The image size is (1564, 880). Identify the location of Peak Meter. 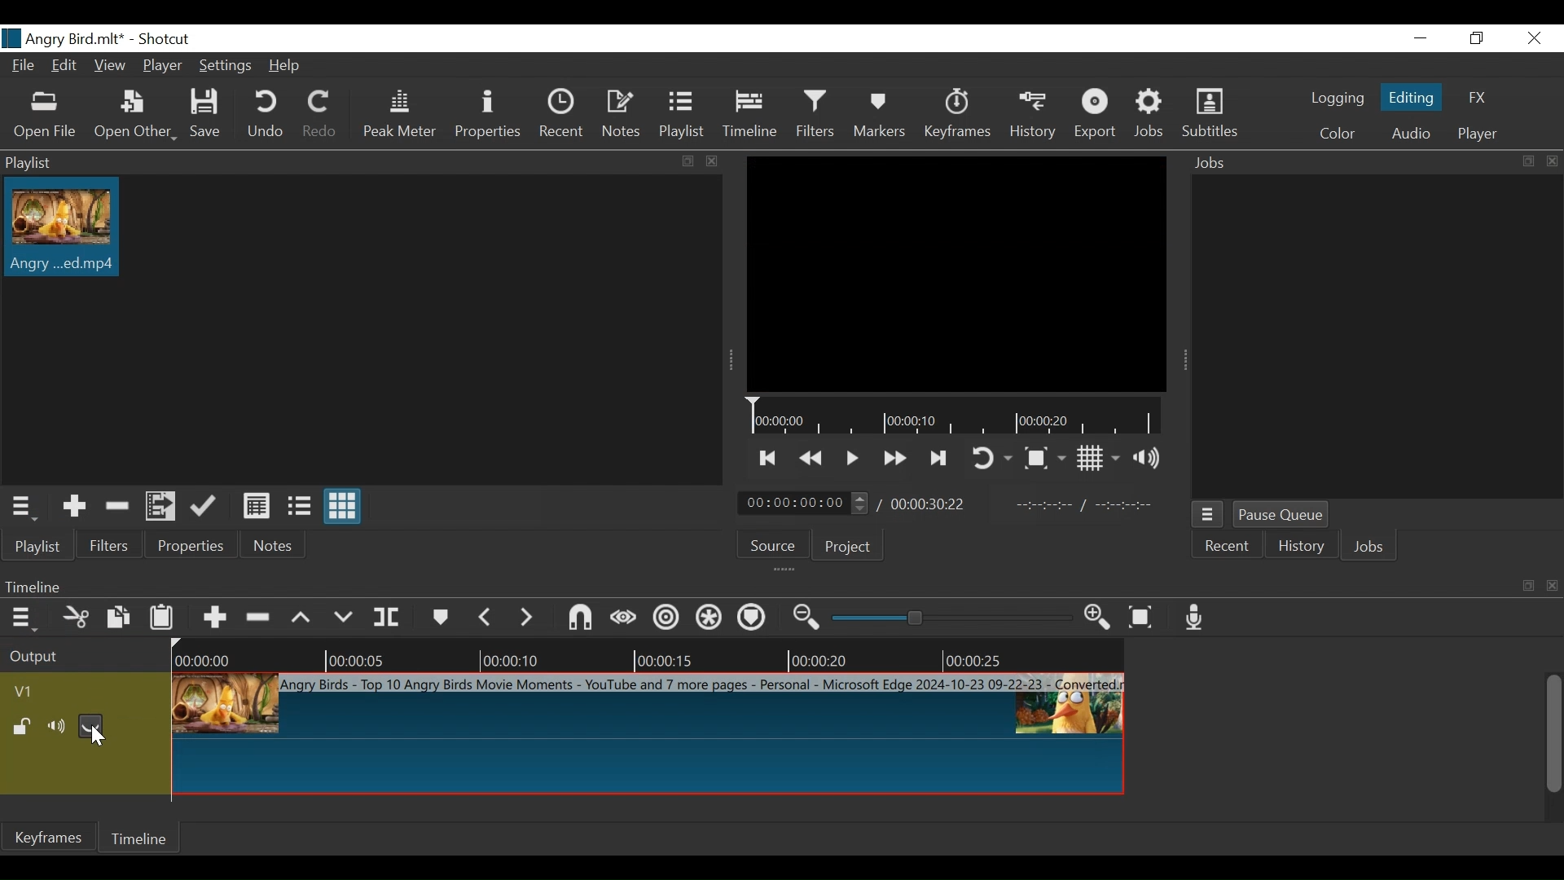
(398, 114).